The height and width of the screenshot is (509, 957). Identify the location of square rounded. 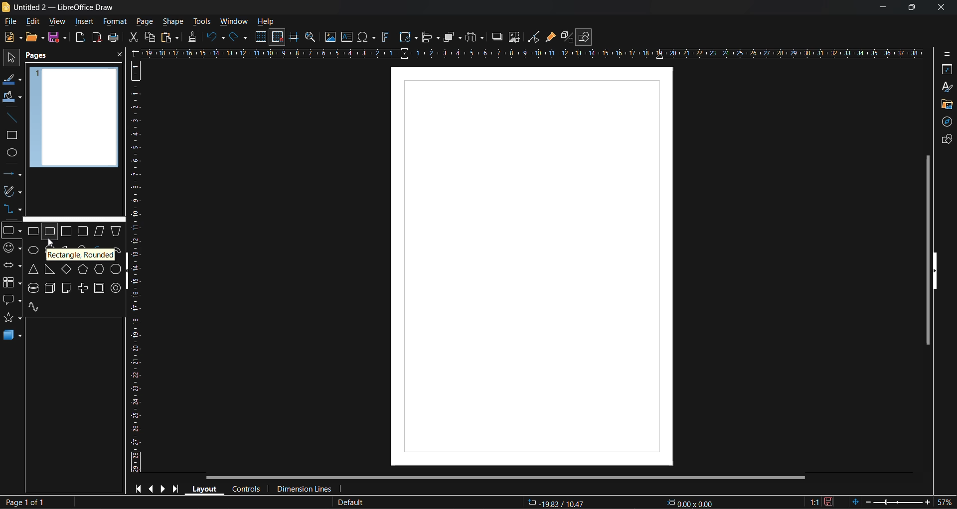
(85, 231).